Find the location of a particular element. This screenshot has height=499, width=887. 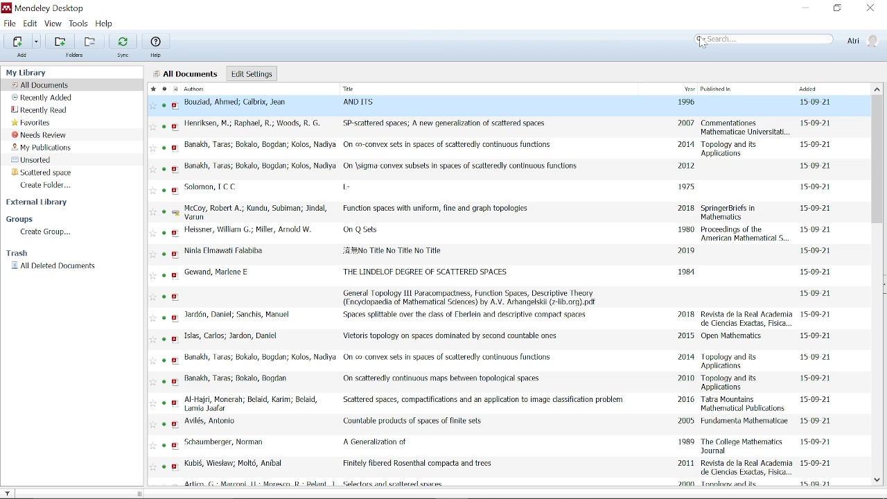

Tools is located at coordinates (80, 24).